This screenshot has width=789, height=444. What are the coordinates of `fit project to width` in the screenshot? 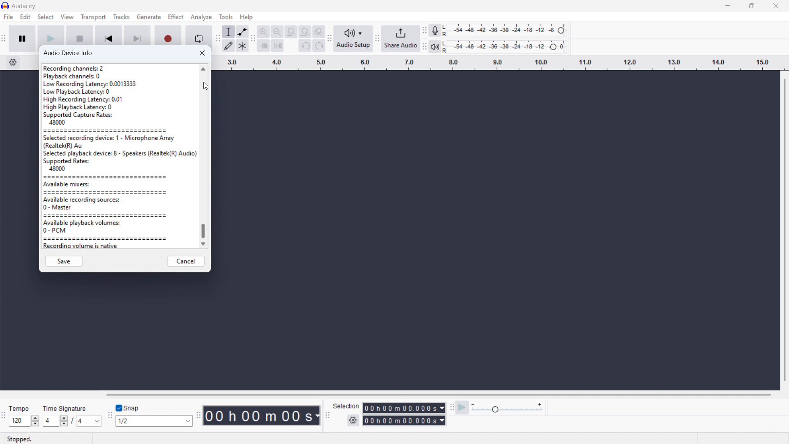 It's located at (305, 31).